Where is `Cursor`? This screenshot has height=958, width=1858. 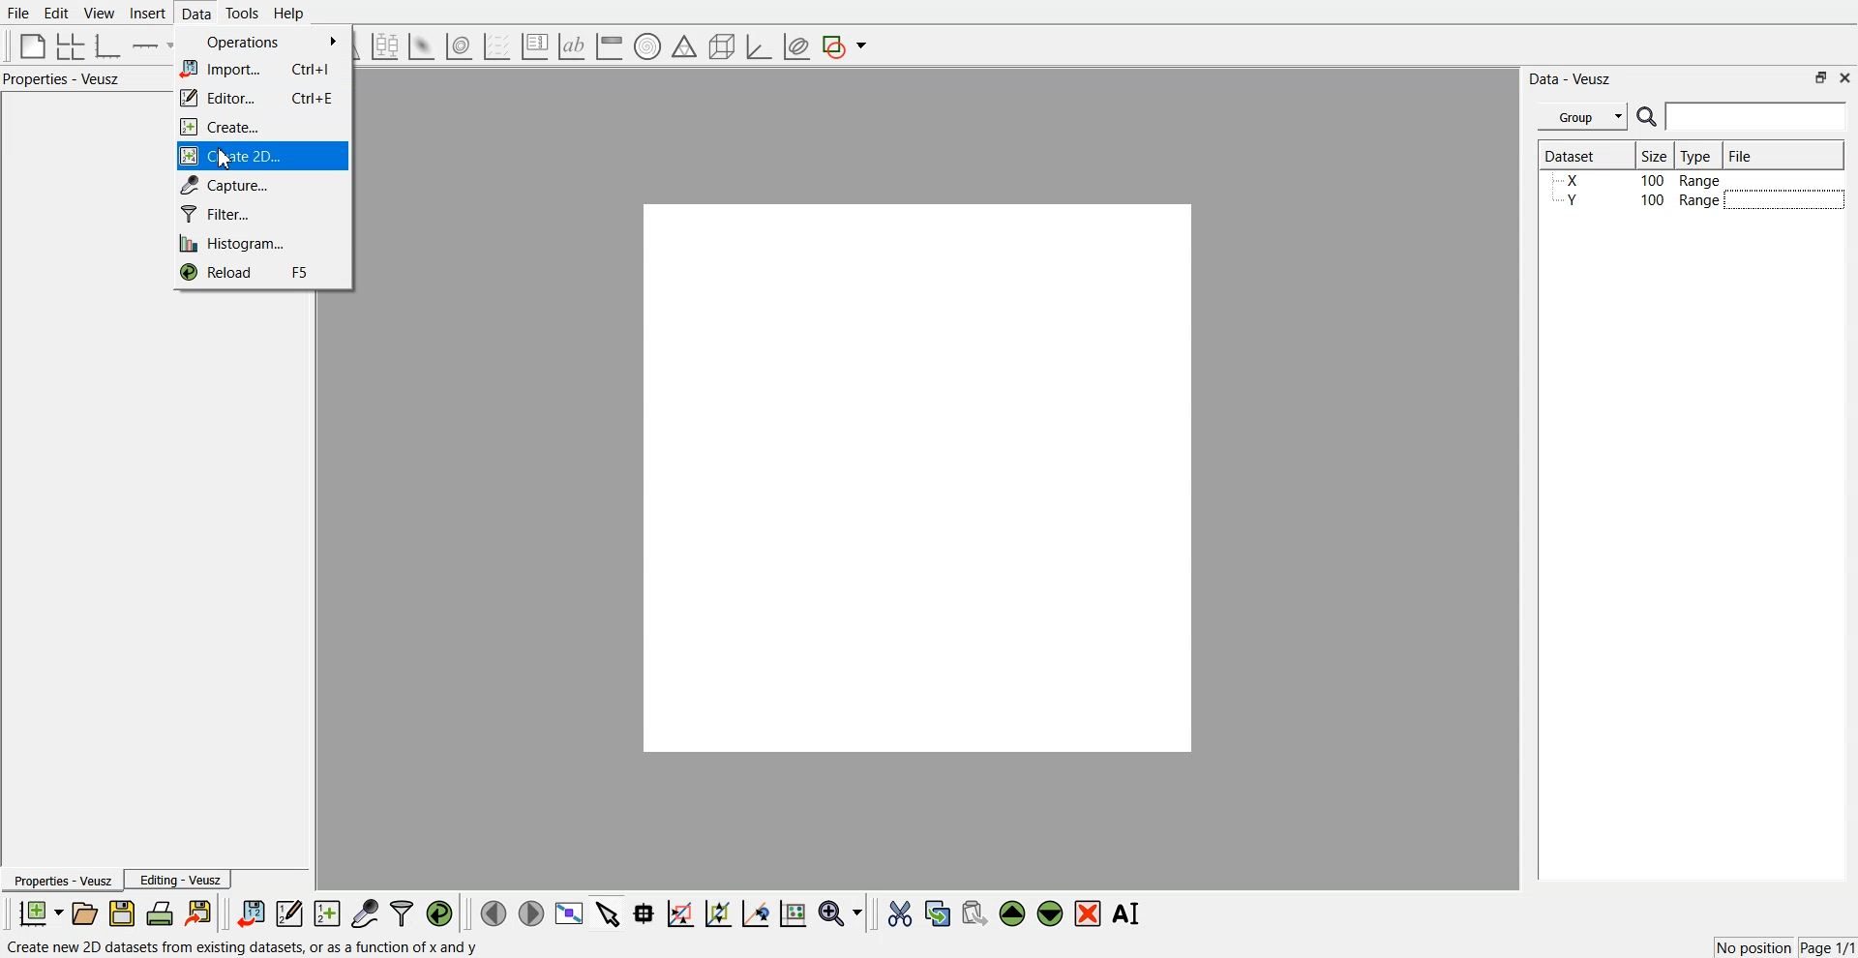 Cursor is located at coordinates (227, 159).